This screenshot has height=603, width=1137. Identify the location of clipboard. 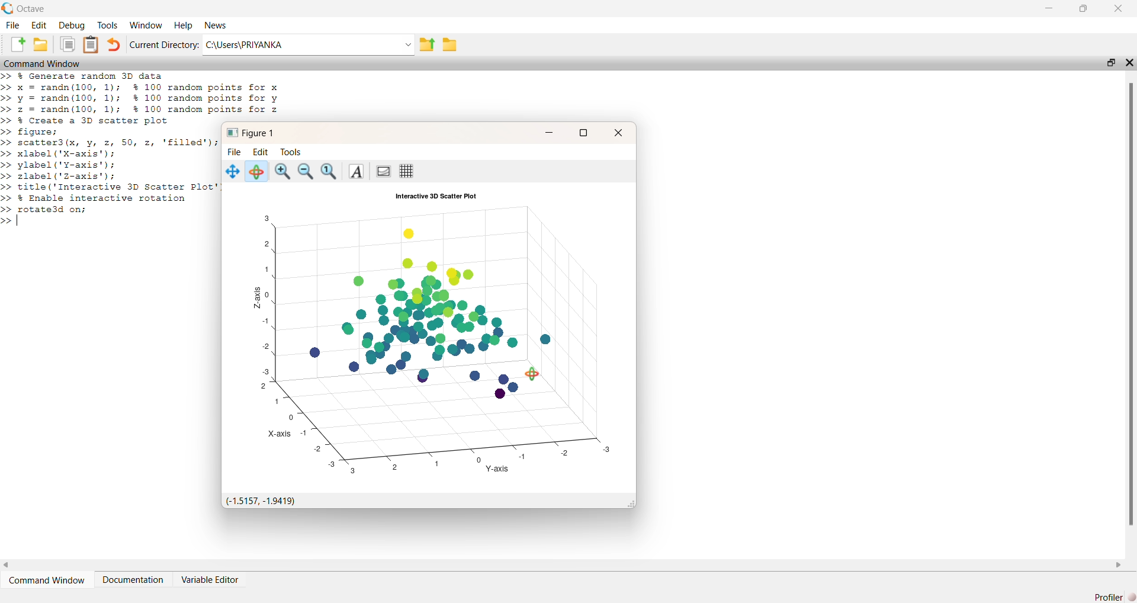
(68, 44).